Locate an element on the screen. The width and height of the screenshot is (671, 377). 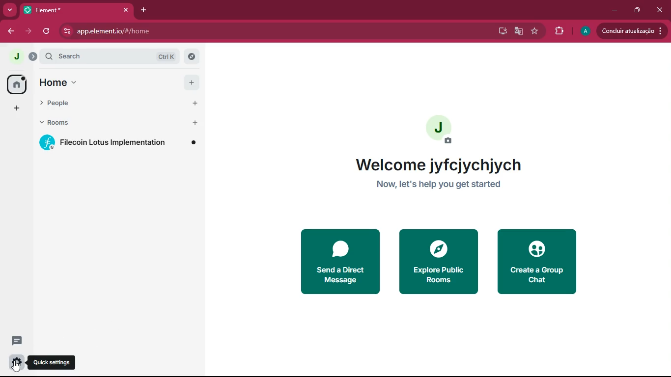
rooms is located at coordinates (66, 123).